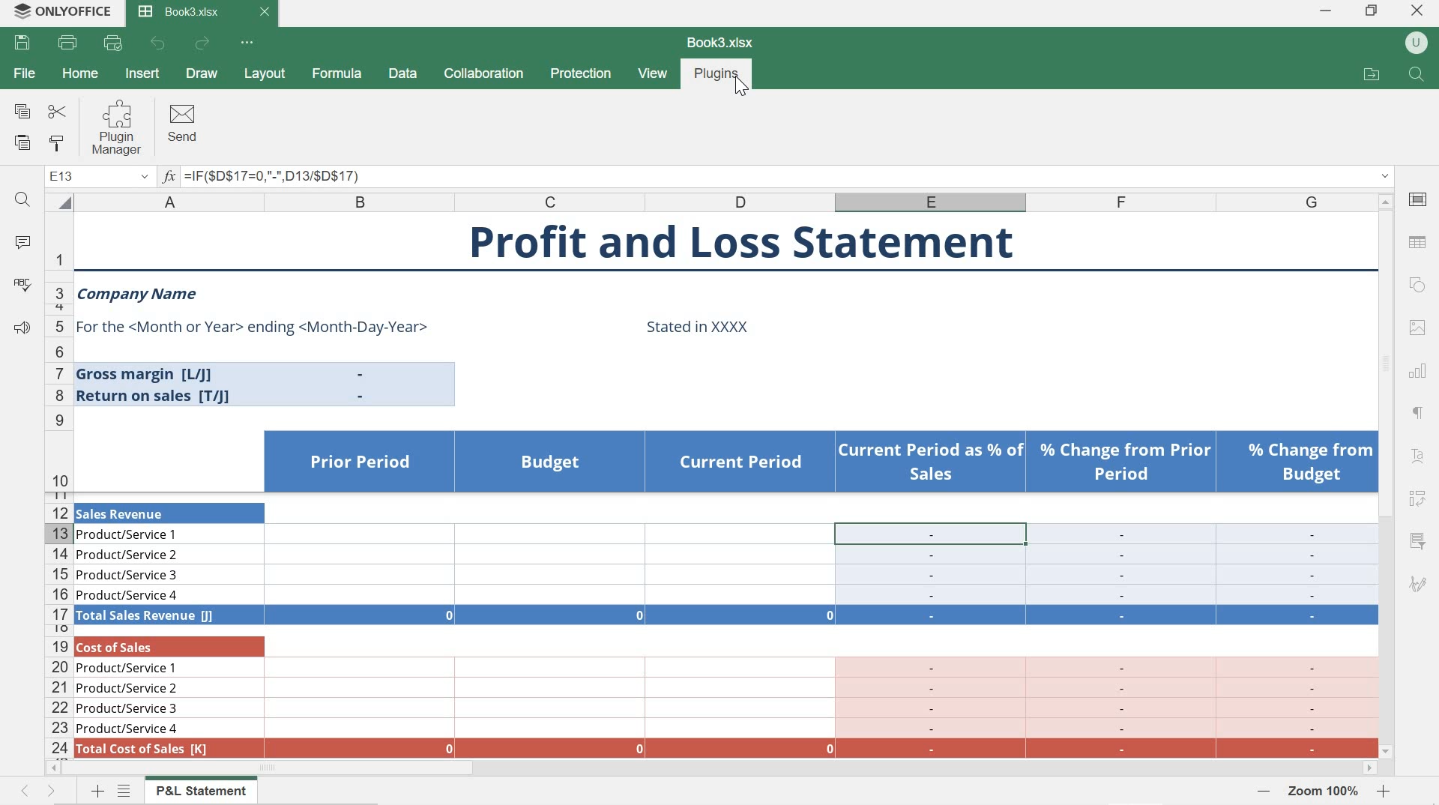 The height and width of the screenshot is (805, 1439). I want to click on minimize, so click(1323, 10).